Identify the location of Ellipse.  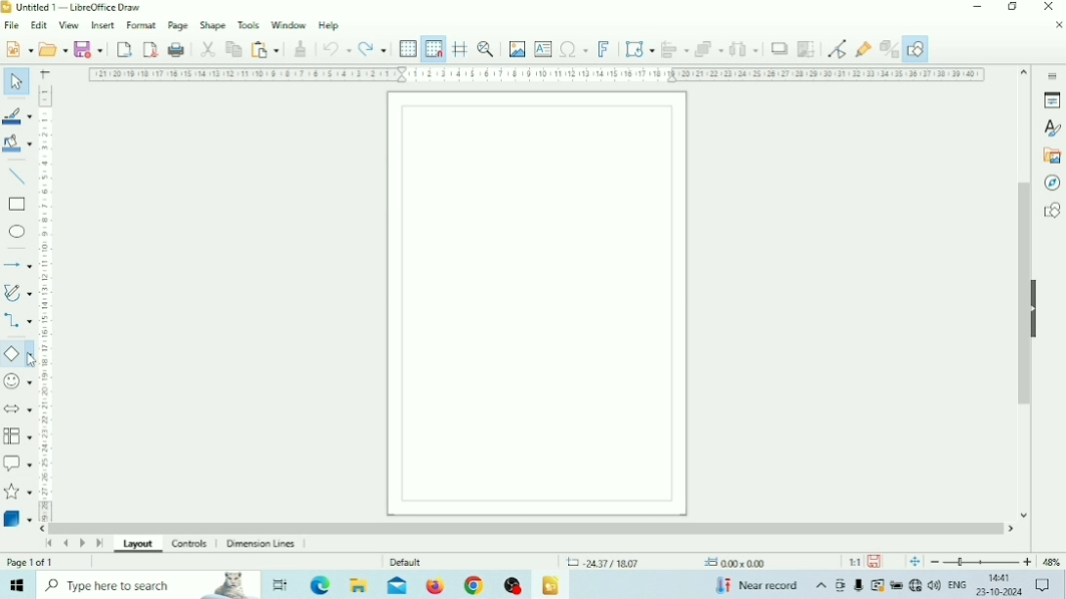
(17, 231).